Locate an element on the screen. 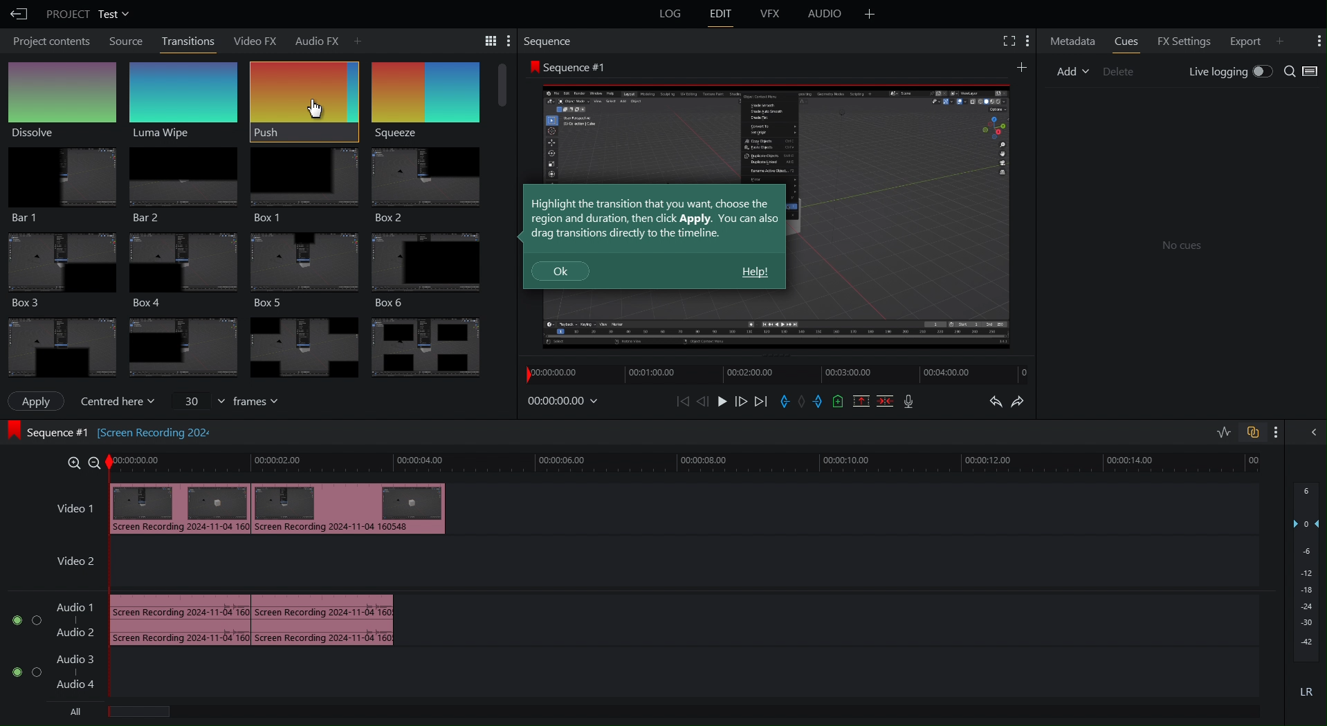 The height and width of the screenshot is (726, 1327). All is located at coordinates (80, 714).